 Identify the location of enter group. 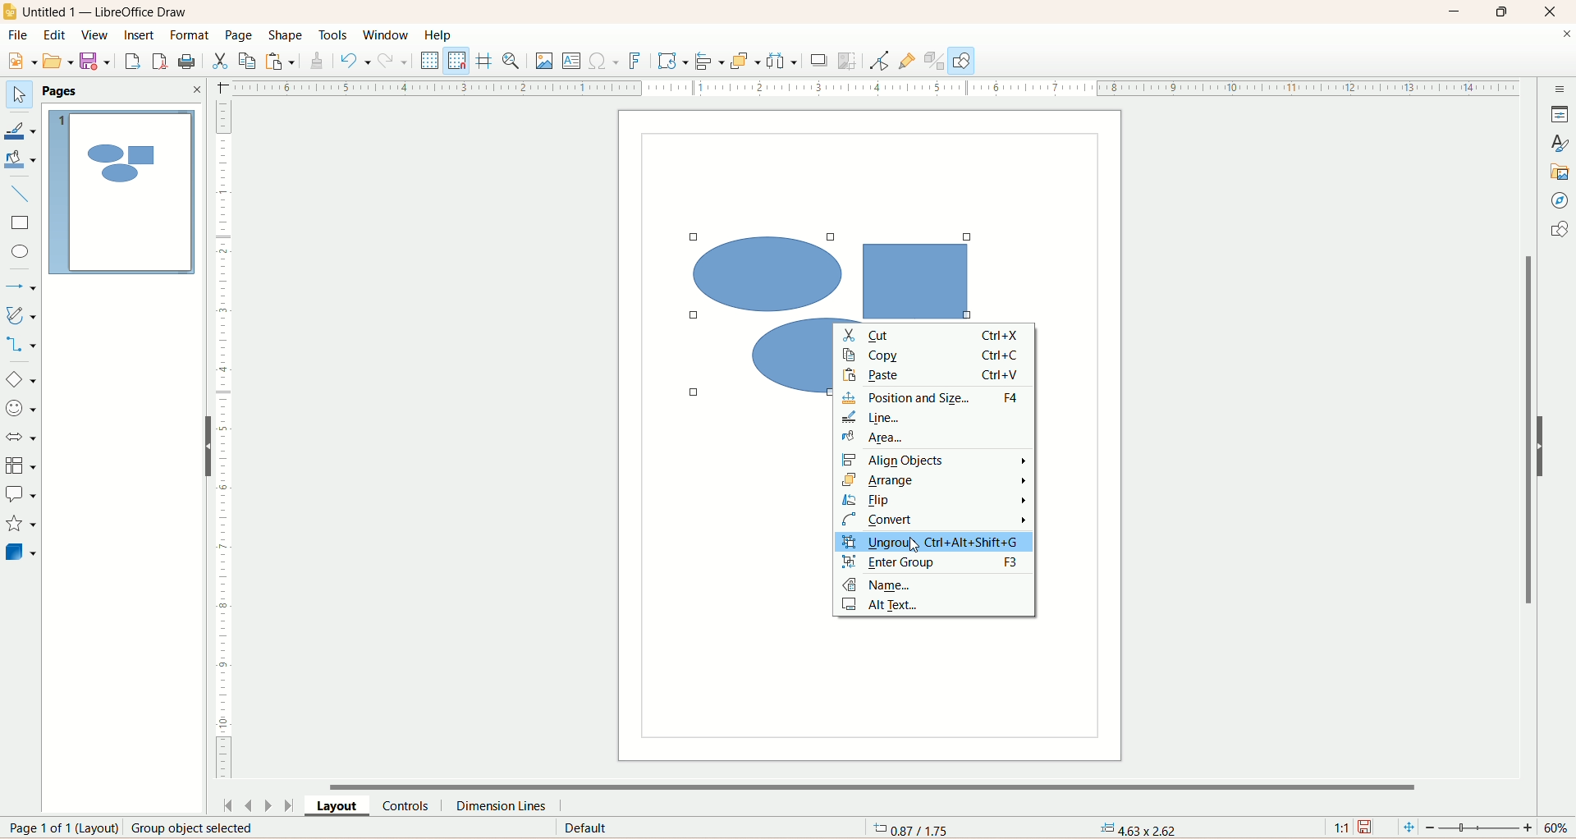
(934, 564).